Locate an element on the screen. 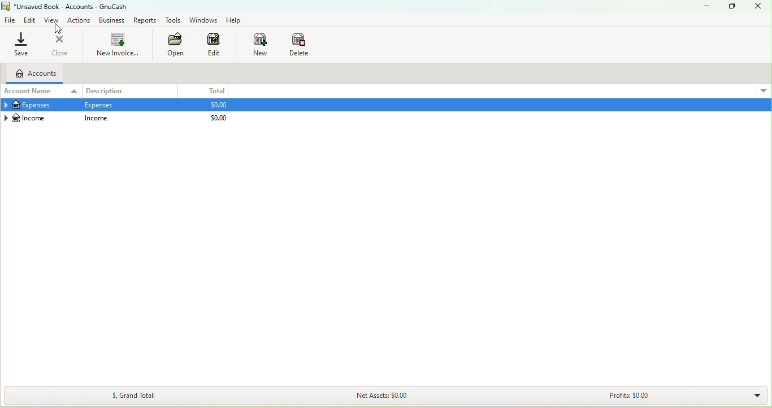 The width and height of the screenshot is (772, 408). $0.00 is located at coordinates (217, 105).